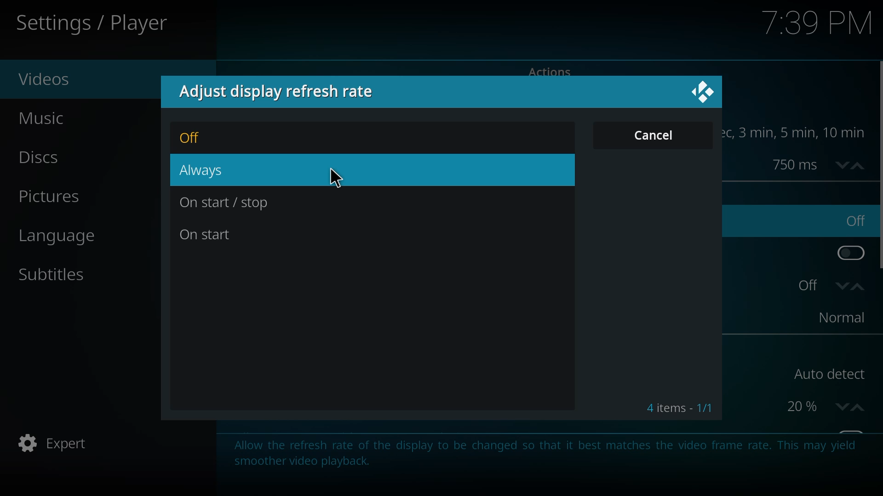 This screenshot has width=883, height=496. What do you see at coordinates (55, 275) in the screenshot?
I see `subtitles` at bounding box center [55, 275].